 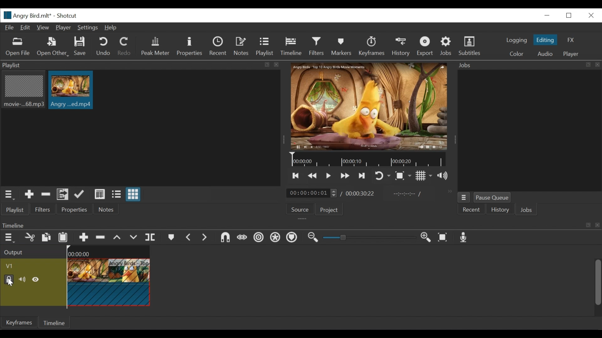 What do you see at coordinates (63, 238) in the screenshot?
I see `Paste` at bounding box center [63, 238].